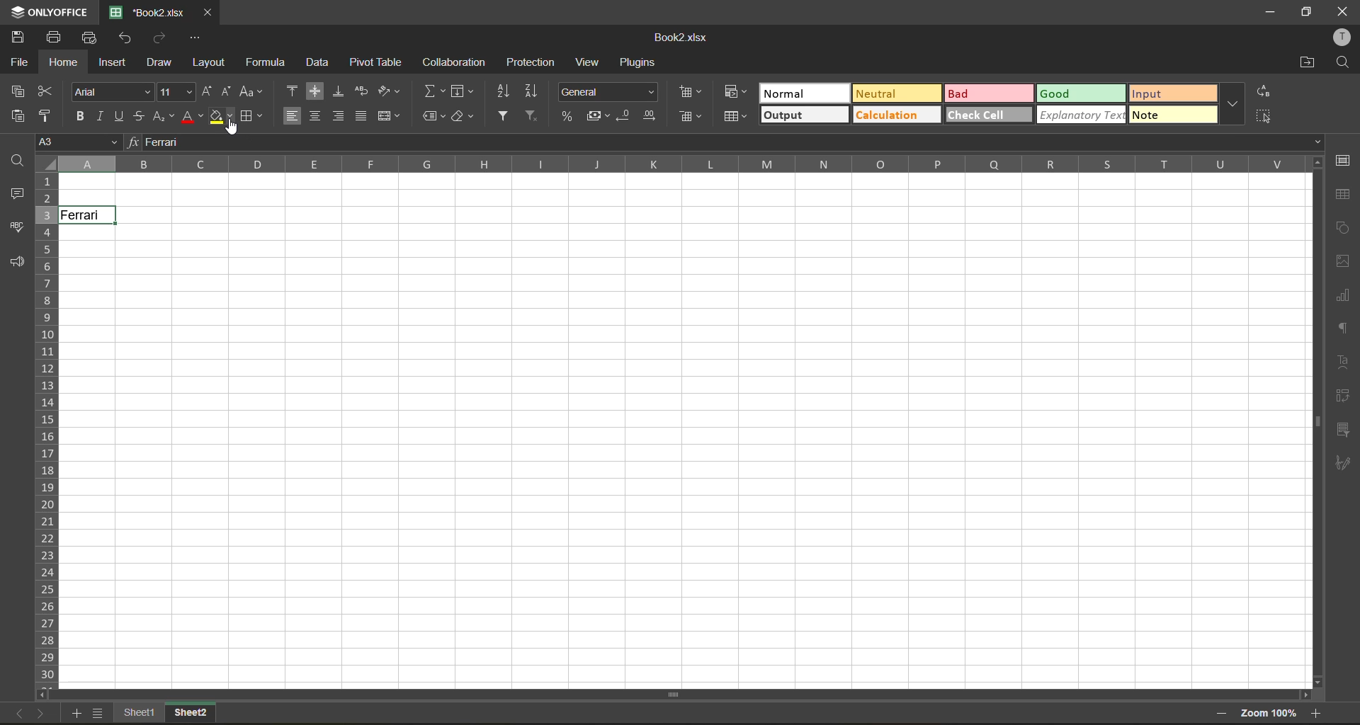 The width and height of the screenshot is (1360, 725). Describe the element at coordinates (16, 195) in the screenshot. I see `comments` at that location.